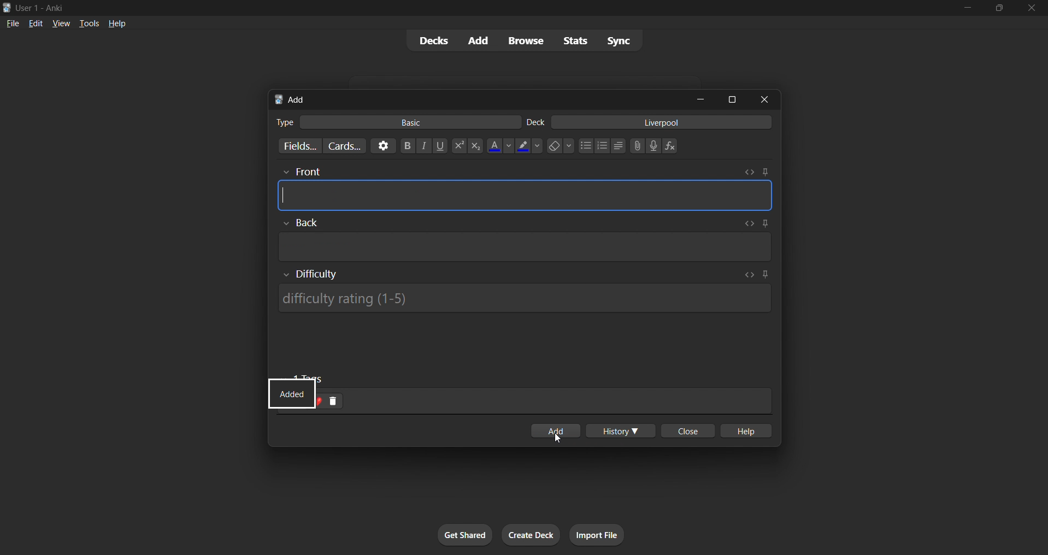  I want to click on hlep, so click(747, 432).